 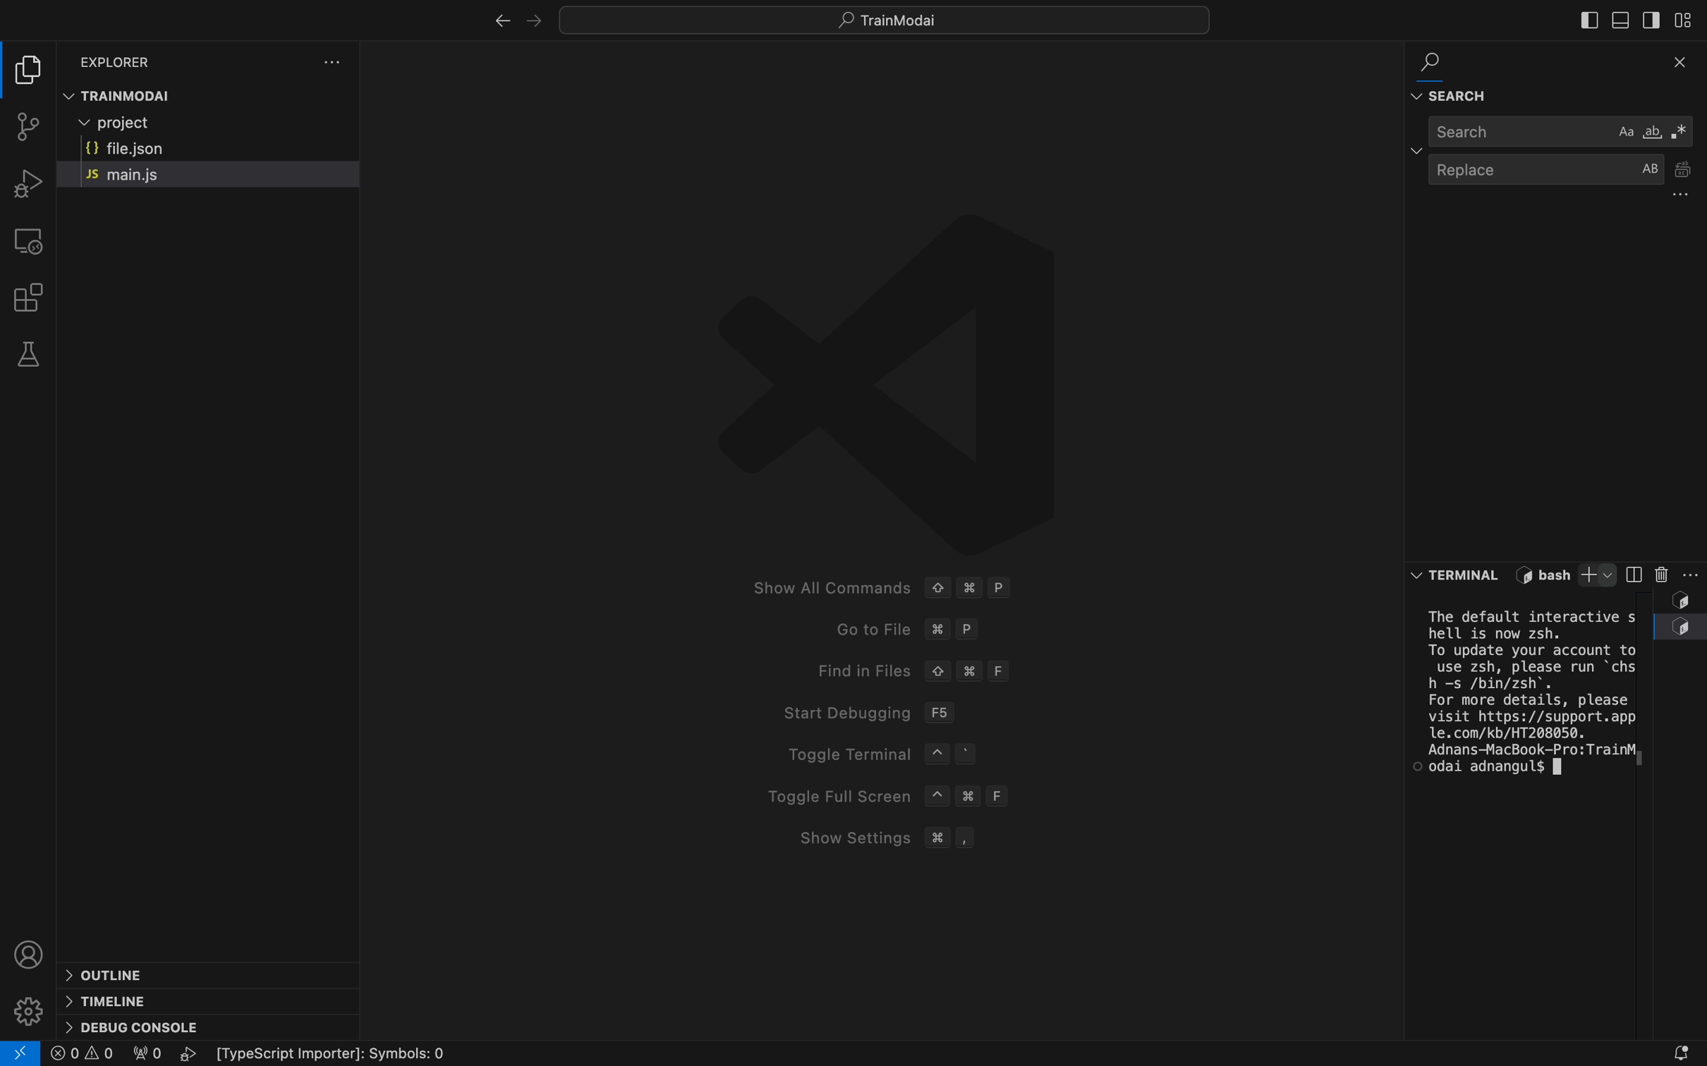 I want to click on play, so click(x=192, y=1054).